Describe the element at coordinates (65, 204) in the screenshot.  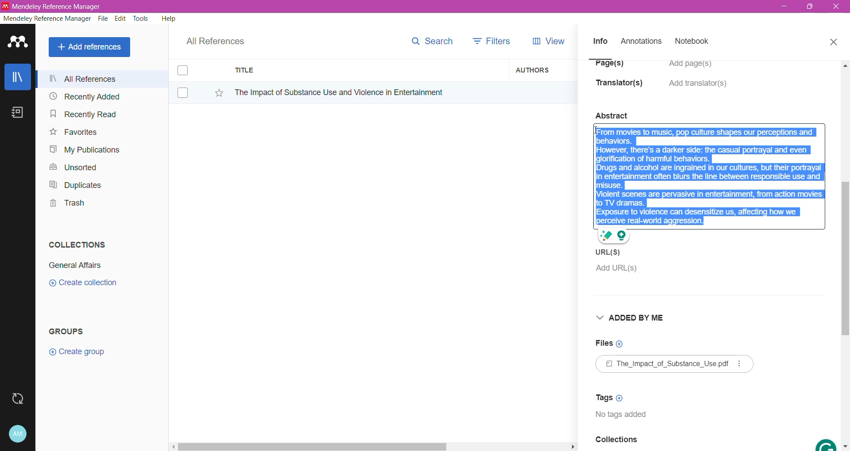
I see `Trash` at that location.